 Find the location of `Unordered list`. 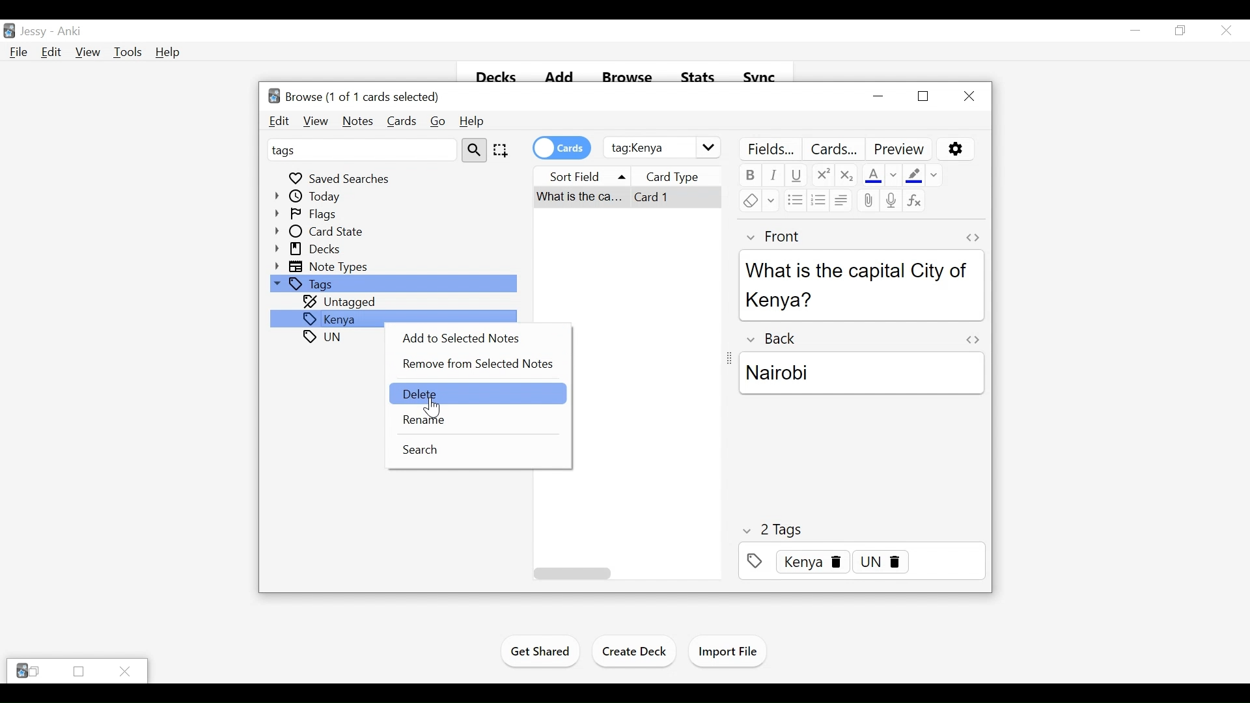

Unordered list is located at coordinates (795, 200).